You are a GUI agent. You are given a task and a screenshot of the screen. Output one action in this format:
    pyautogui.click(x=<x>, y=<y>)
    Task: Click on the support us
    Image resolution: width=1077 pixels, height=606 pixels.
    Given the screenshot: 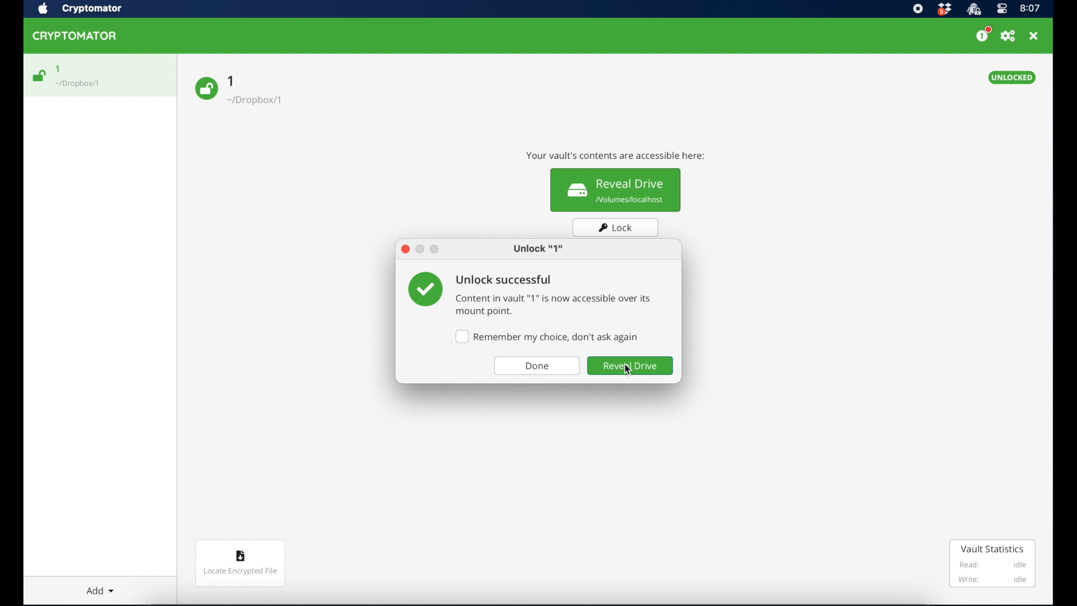 What is the action you would take?
    pyautogui.click(x=983, y=34)
    